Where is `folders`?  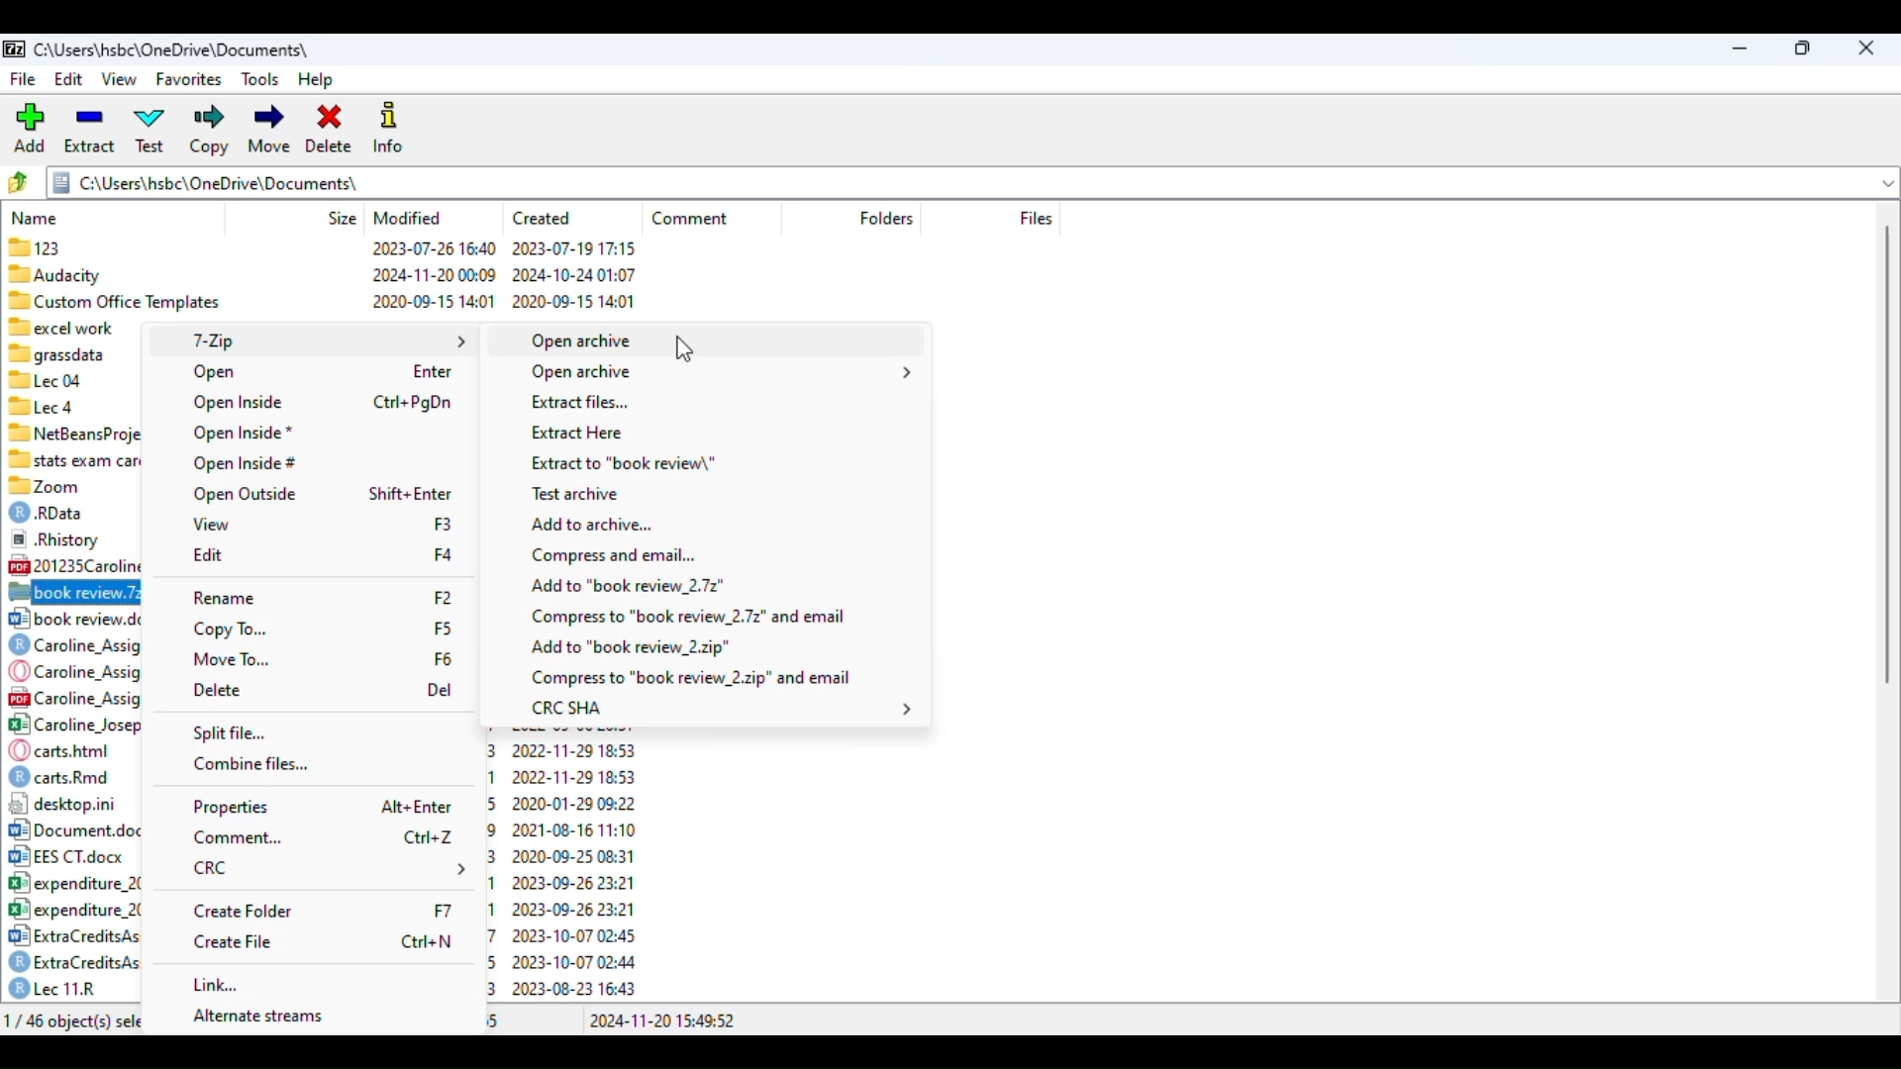 folders is located at coordinates (885, 217).